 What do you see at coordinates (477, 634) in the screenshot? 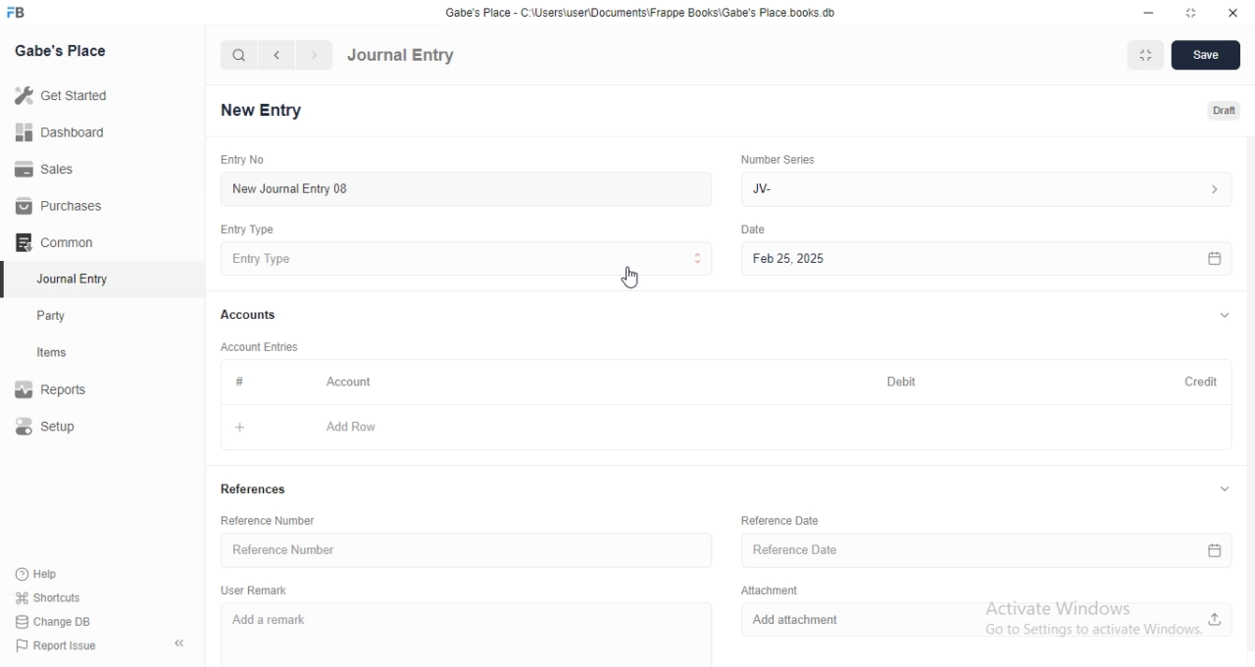
I see `Add a remark` at bounding box center [477, 634].